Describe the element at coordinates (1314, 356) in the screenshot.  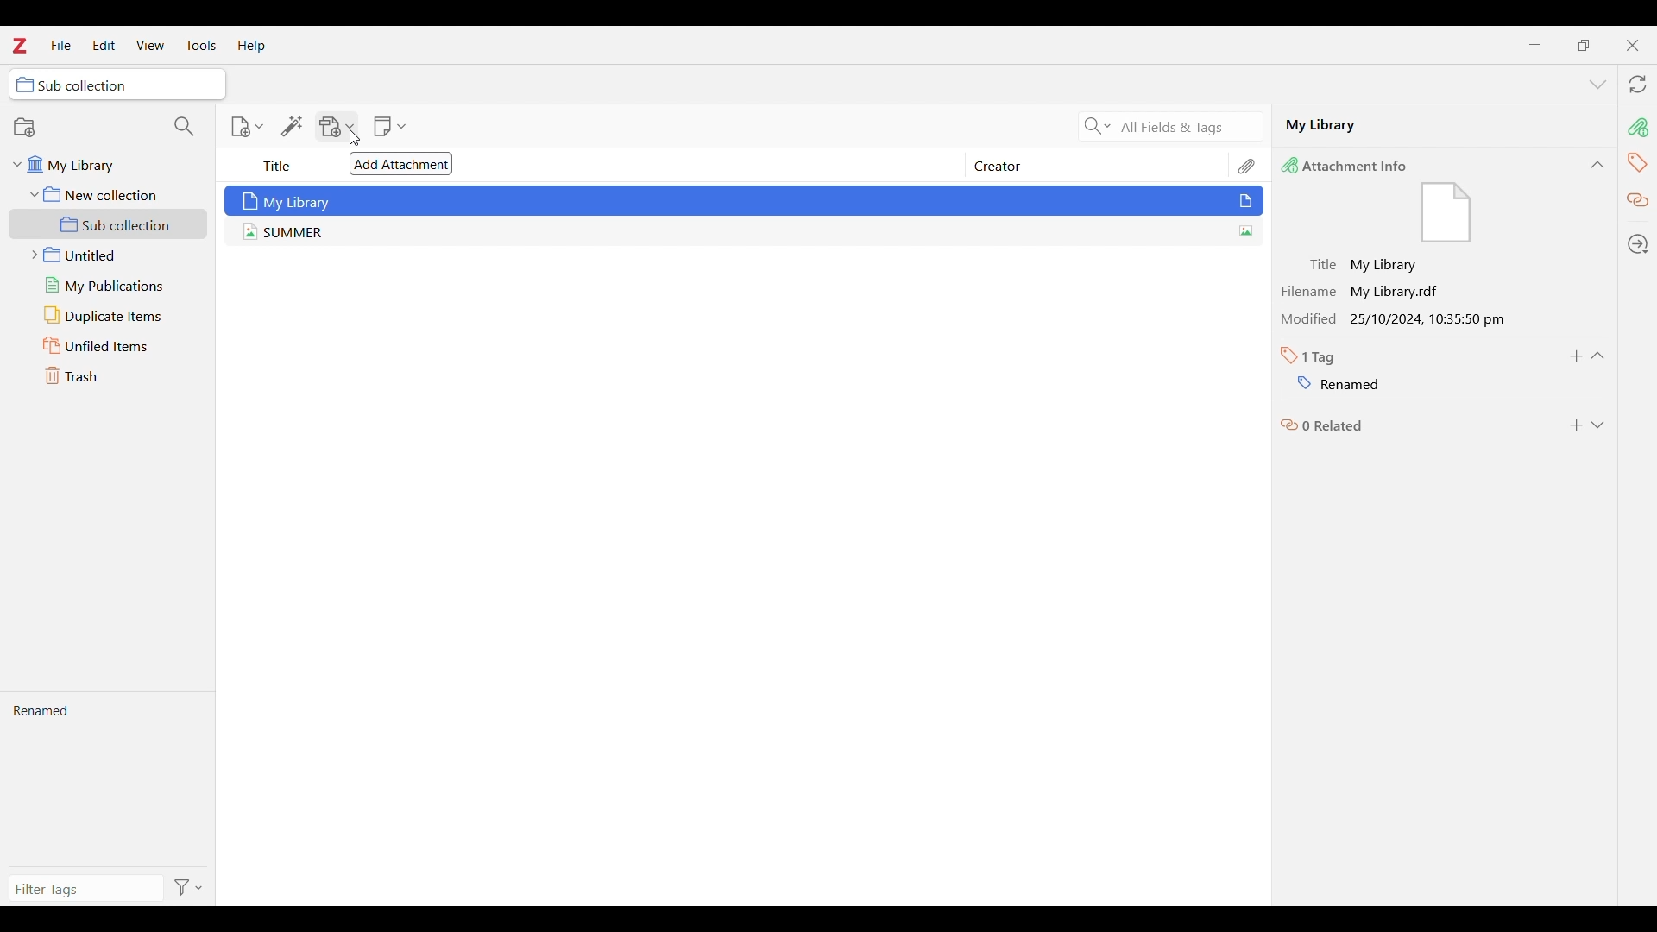
I see `Number of tabs in selected file` at that location.